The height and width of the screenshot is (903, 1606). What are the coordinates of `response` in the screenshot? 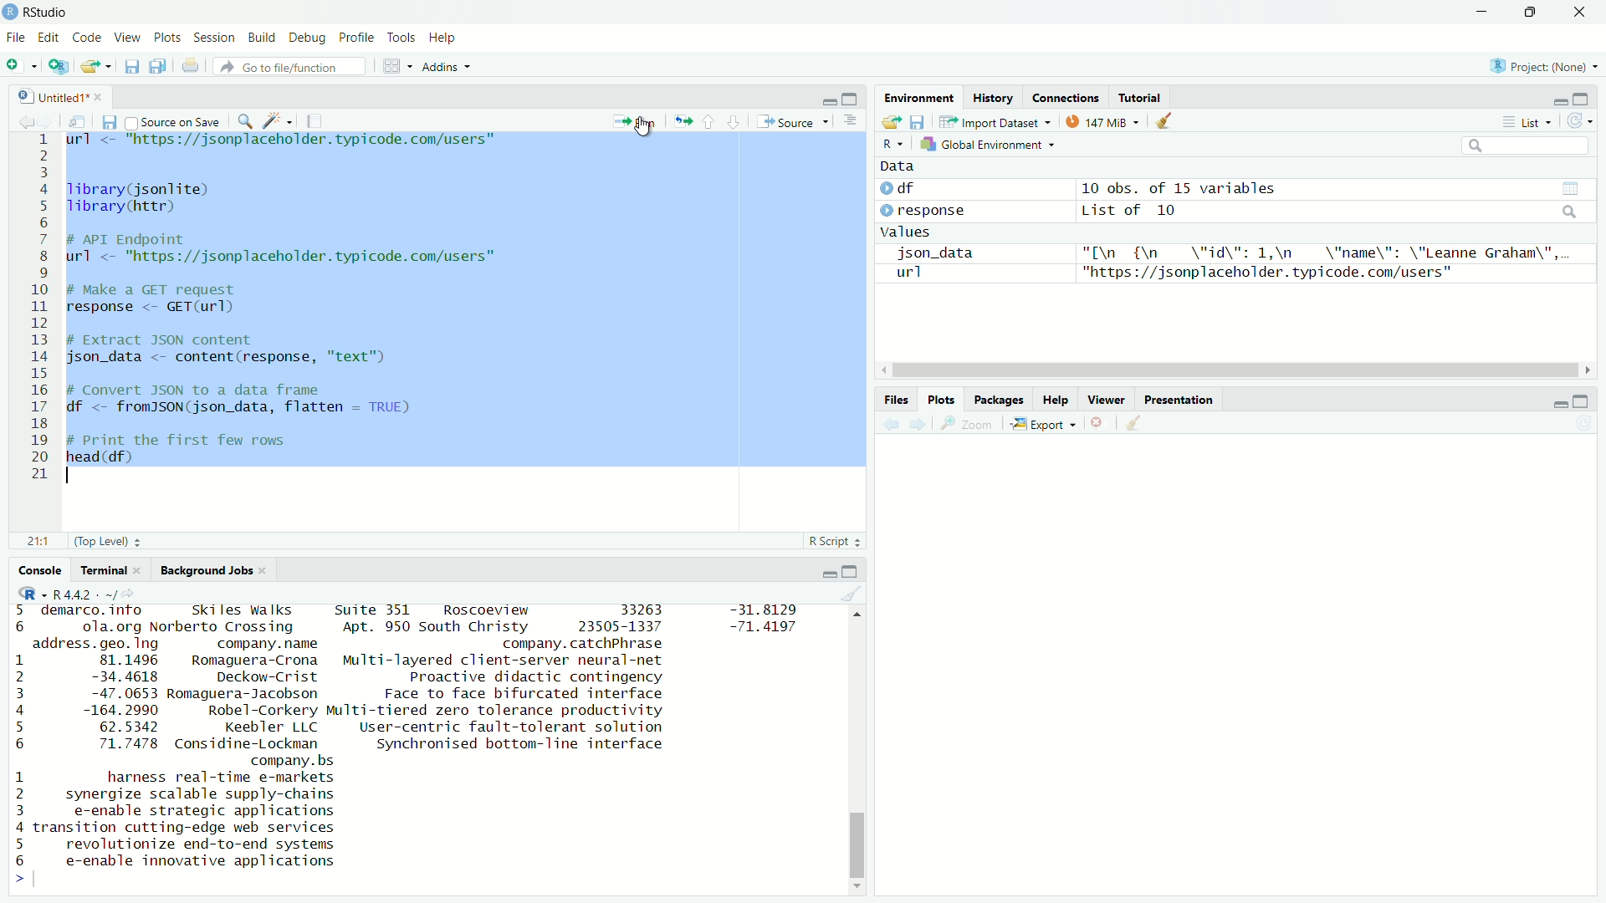 It's located at (925, 212).